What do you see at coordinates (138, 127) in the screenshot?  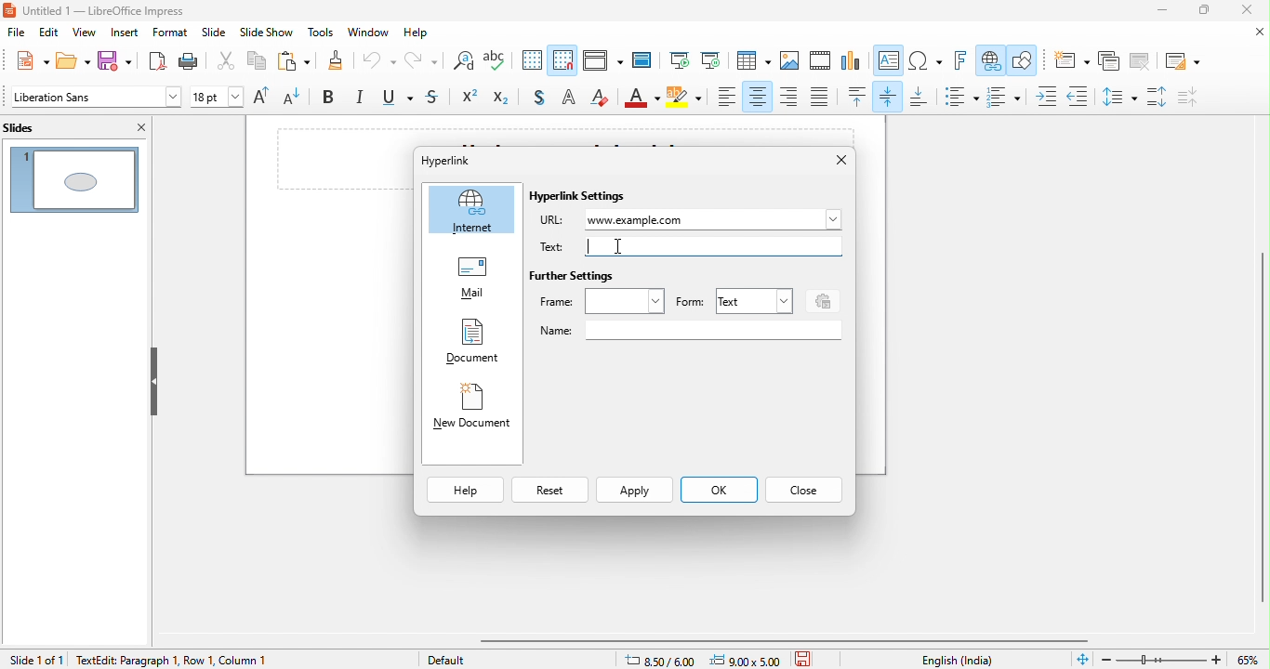 I see `close` at bounding box center [138, 127].